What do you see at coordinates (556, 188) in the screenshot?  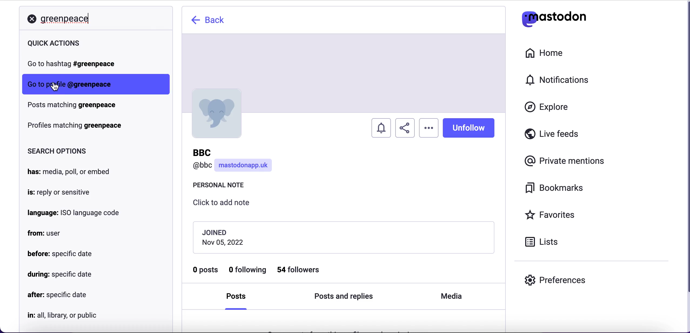 I see `bookmarks` at bounding box center [556, 188].